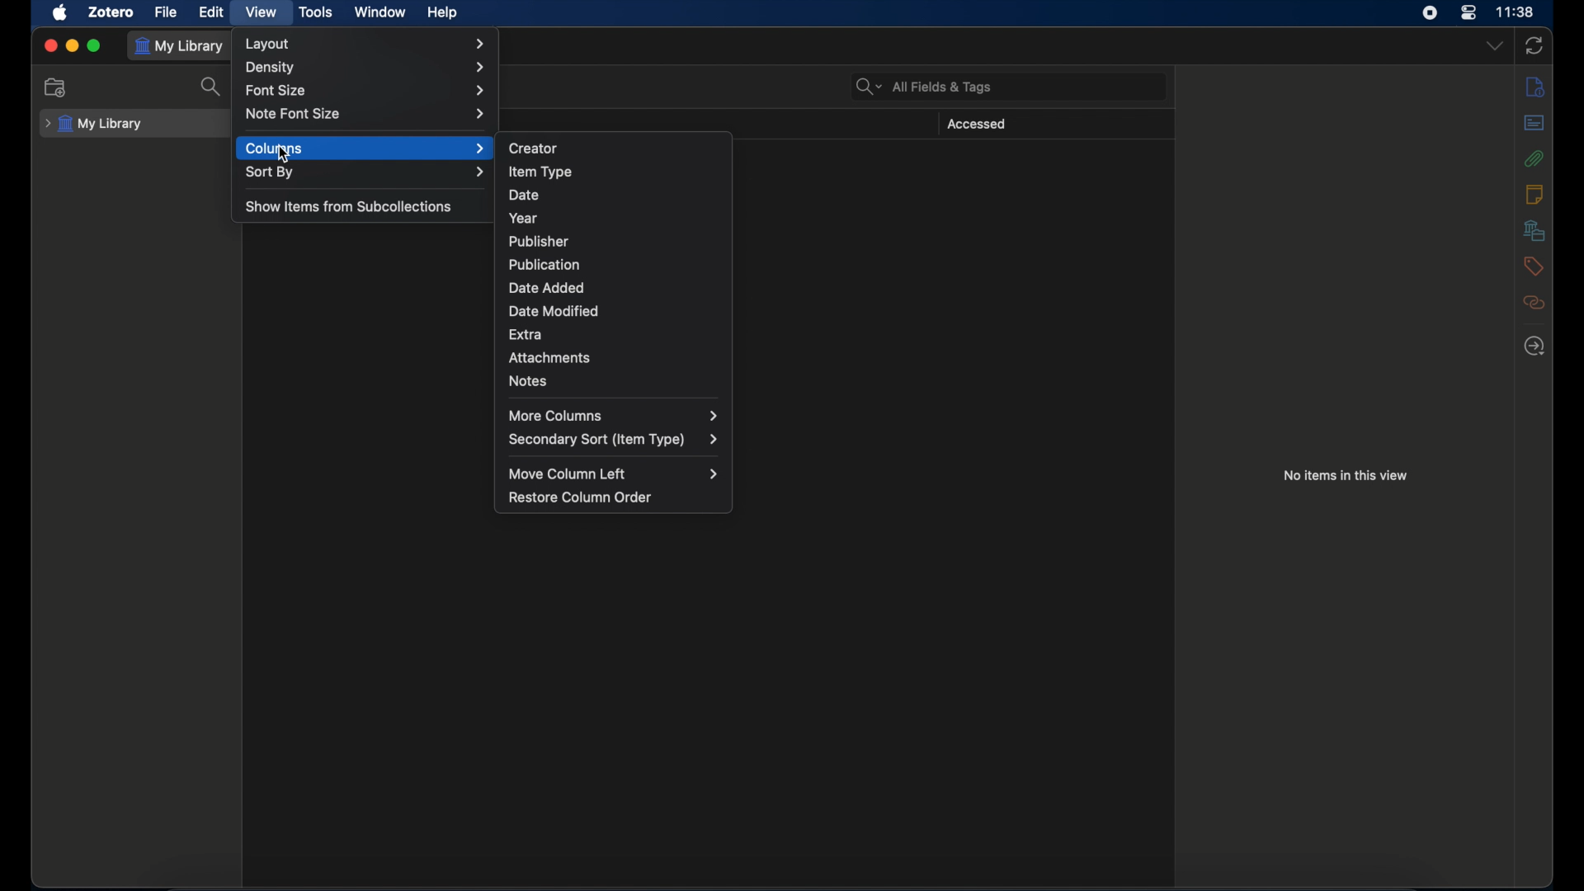 This screenshot has height=891, width=1584. What do you see at coordinates (73, 46) in the screenshot?
I see `minimize` at bounding box center [73, 46].